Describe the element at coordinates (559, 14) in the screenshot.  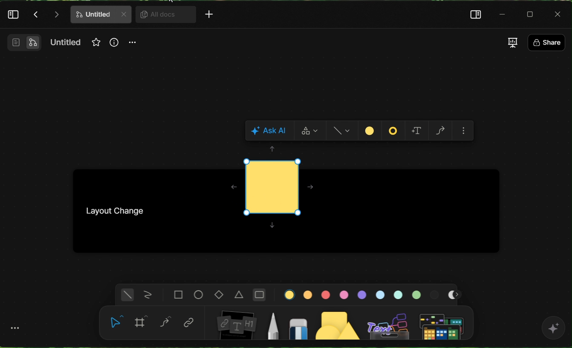
I see `Close` at that location.